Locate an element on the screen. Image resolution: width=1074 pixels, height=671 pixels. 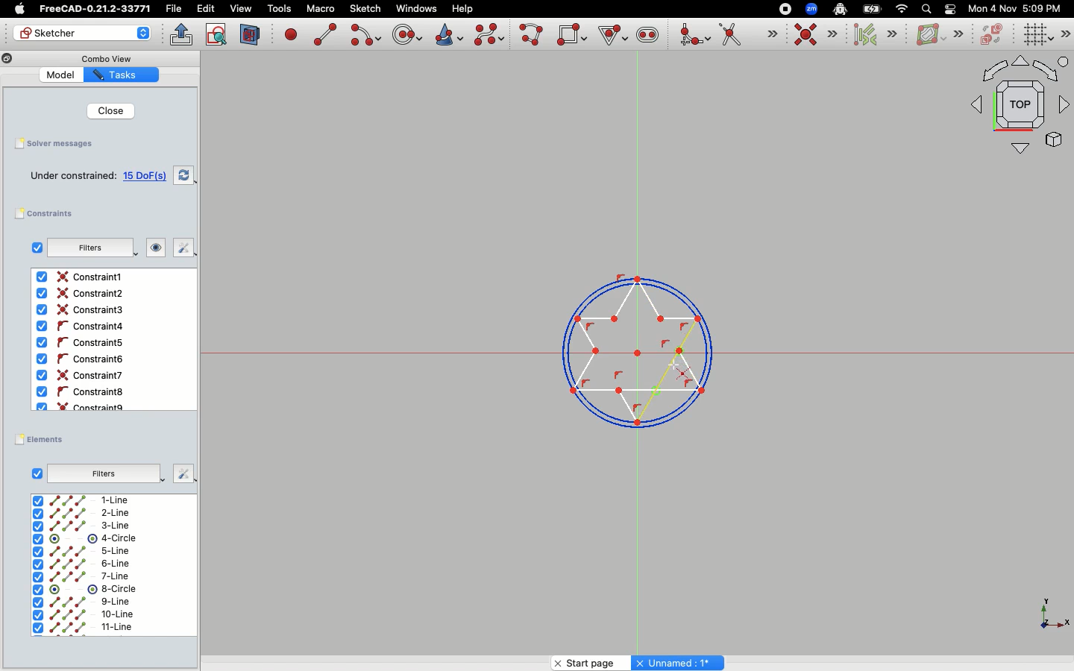
Robot is located at coordinates (840, 10).